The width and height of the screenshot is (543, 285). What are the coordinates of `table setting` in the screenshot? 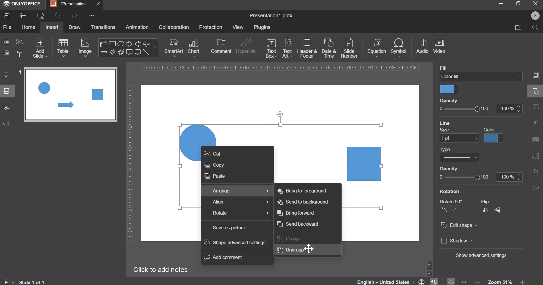 It's located at (535, 139).